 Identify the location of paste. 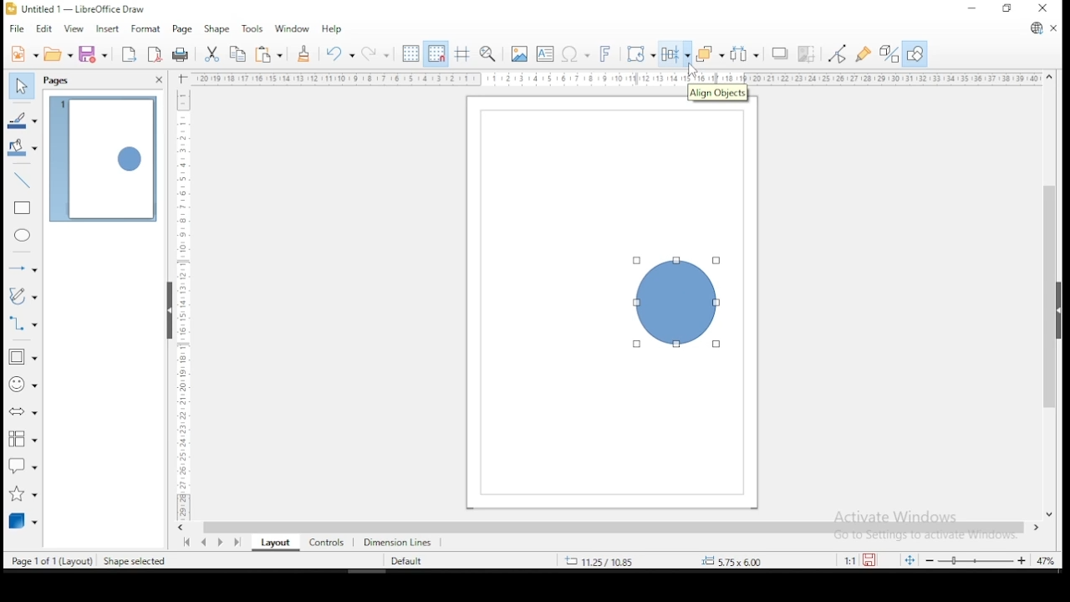
(271, 54).